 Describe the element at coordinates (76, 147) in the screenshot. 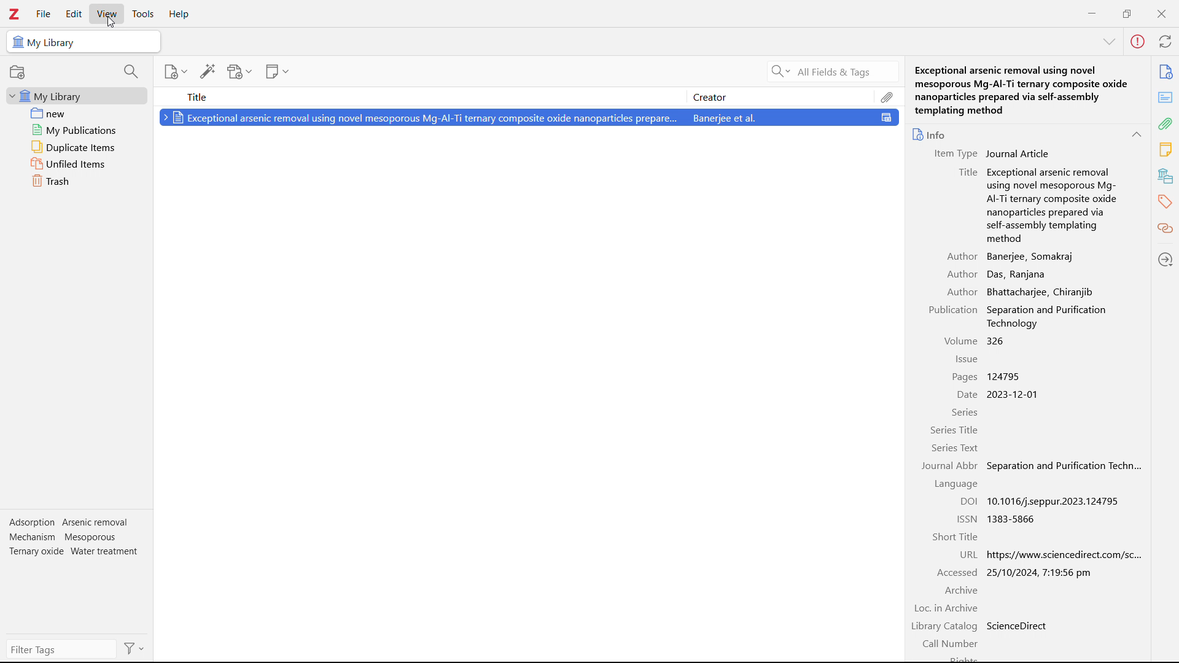

I see `duplicate items` at that location.